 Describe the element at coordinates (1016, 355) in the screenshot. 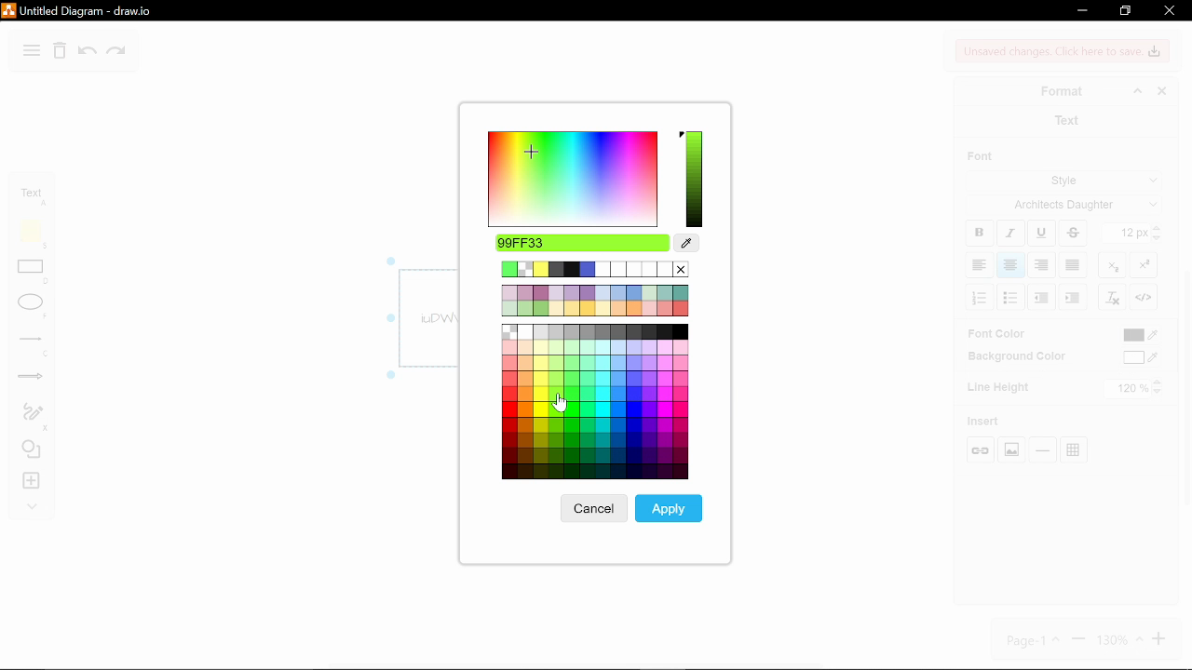

I see `background color` at that location.